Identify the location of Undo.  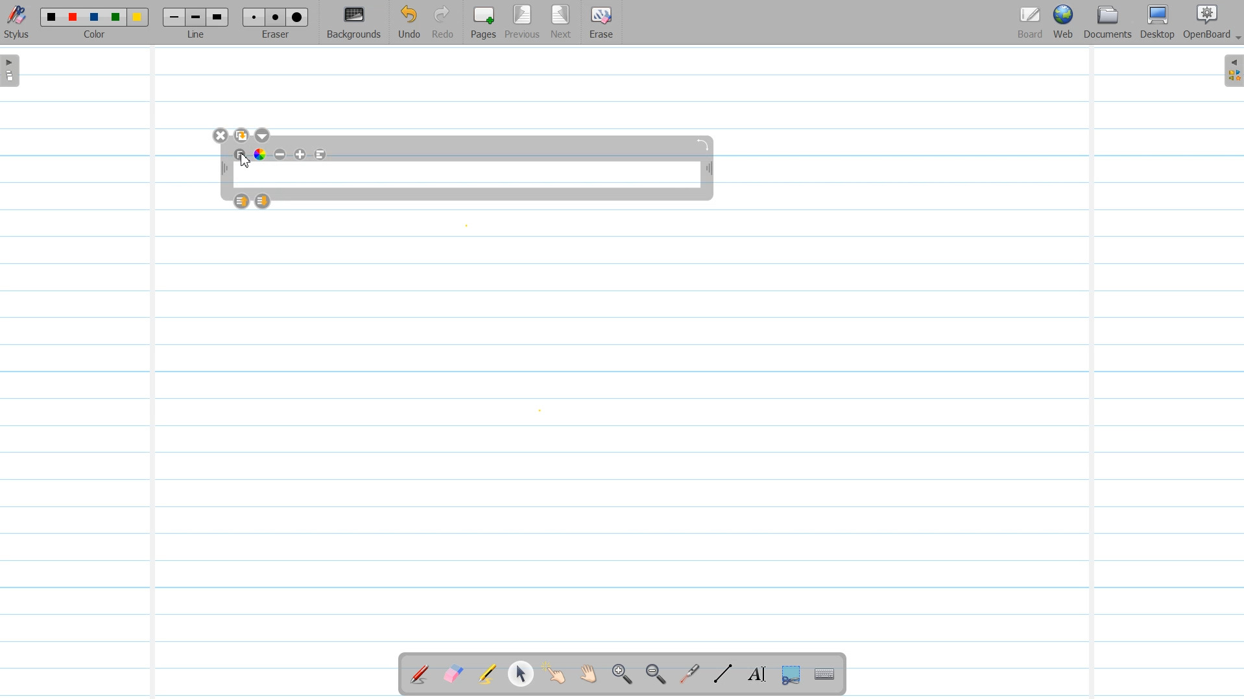
(409, 23).